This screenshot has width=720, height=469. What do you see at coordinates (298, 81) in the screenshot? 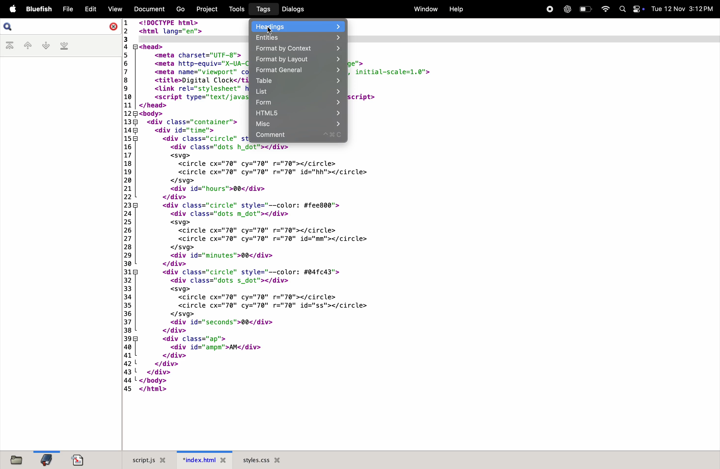
I see `table` at bounding box center [298, 81].